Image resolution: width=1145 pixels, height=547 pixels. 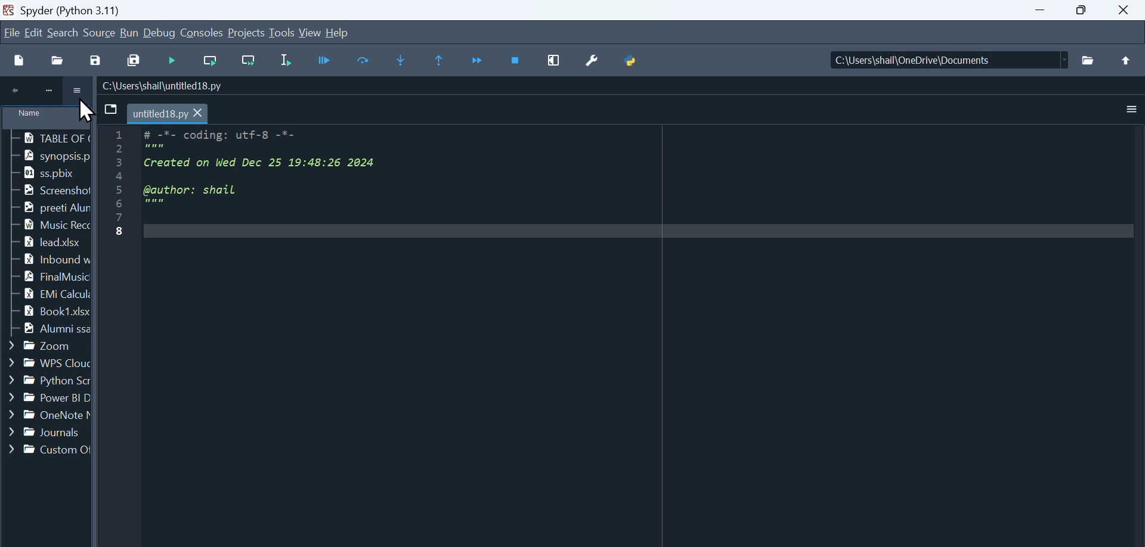 What do you see at coordinates (596, 59) in the screenshot?
I see `Preferences` at bounding box center [596, 59].